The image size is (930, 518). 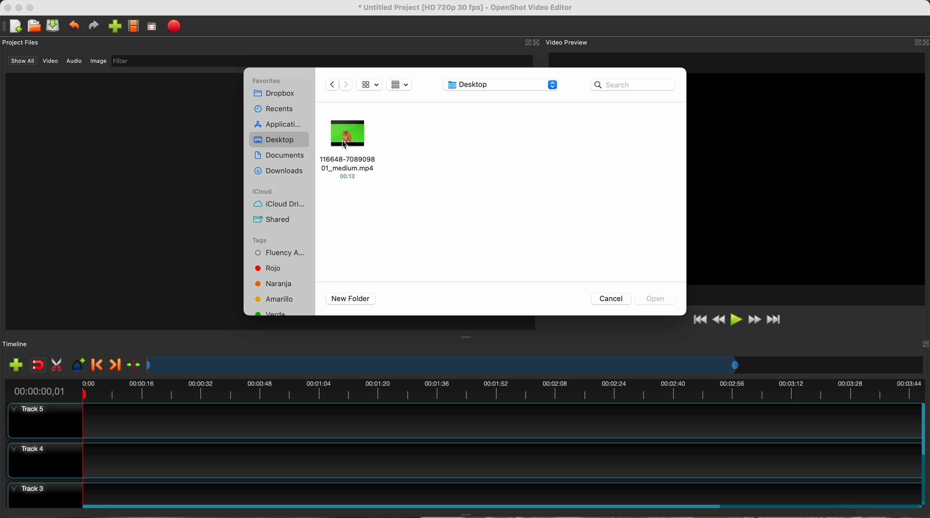 I want to click on favorites, so click(x=267, y=80).